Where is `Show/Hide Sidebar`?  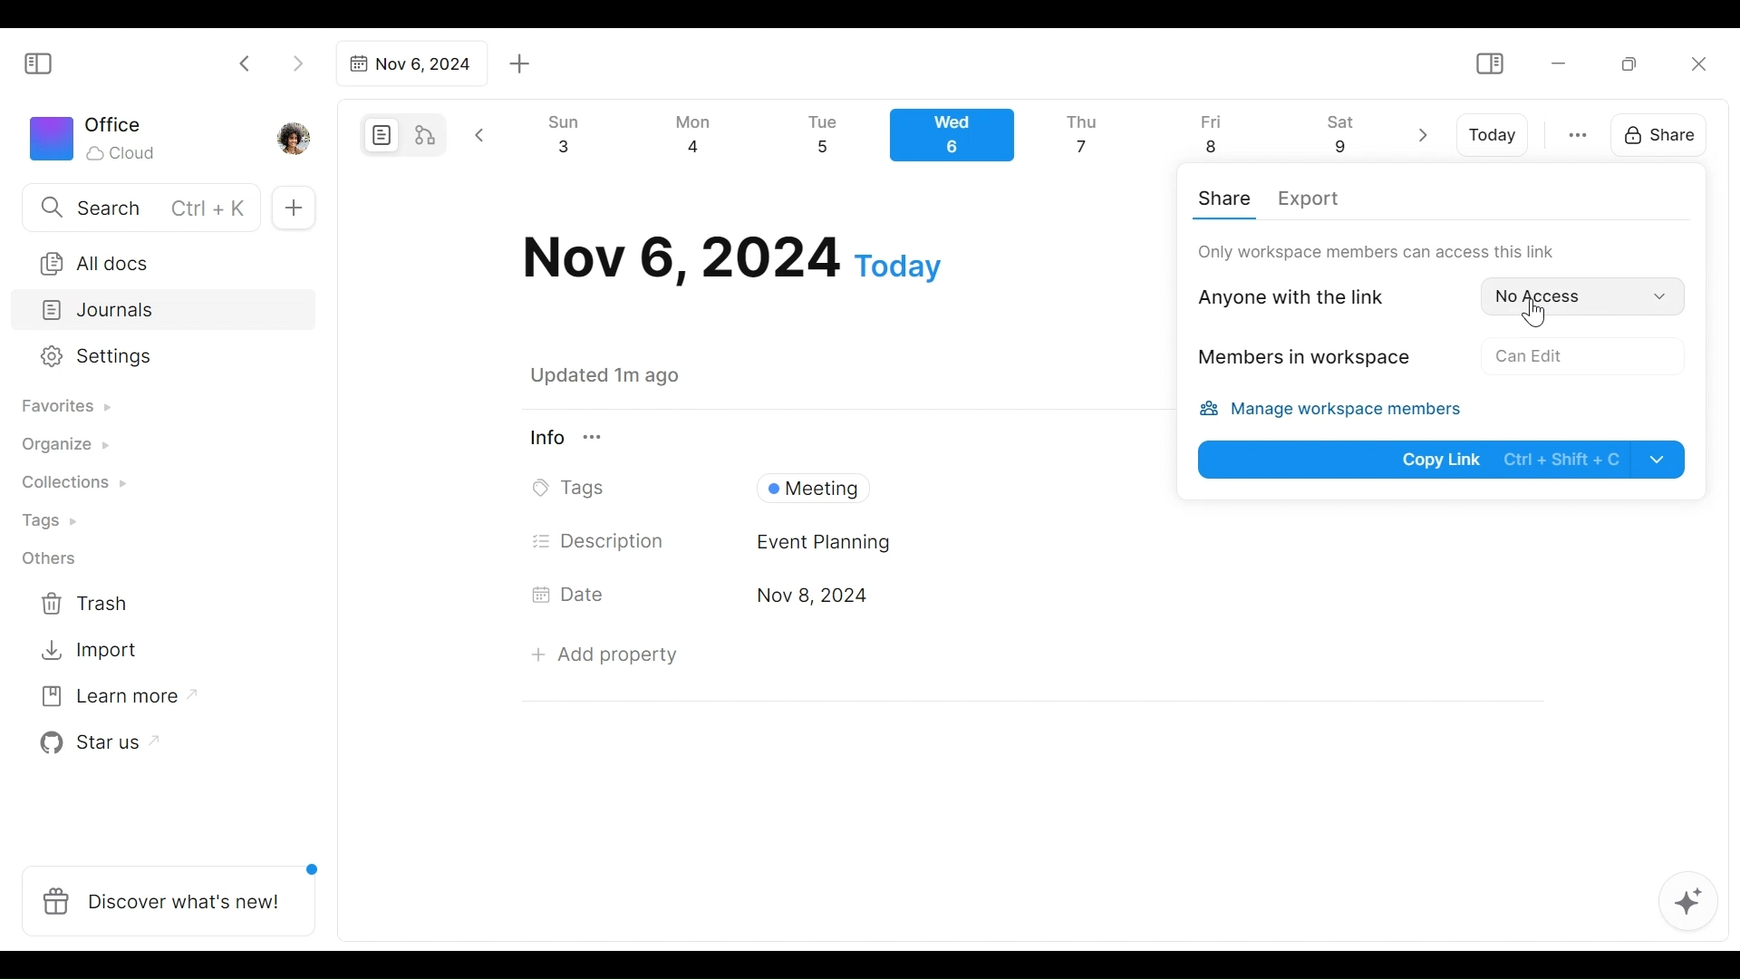
Show/Hide Sidebar is located at coordinates (46, 62).